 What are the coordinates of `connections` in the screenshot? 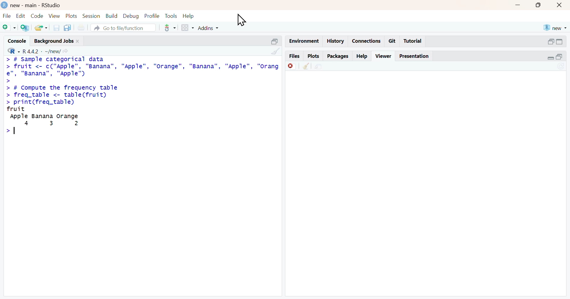 It's located at (366, 41).